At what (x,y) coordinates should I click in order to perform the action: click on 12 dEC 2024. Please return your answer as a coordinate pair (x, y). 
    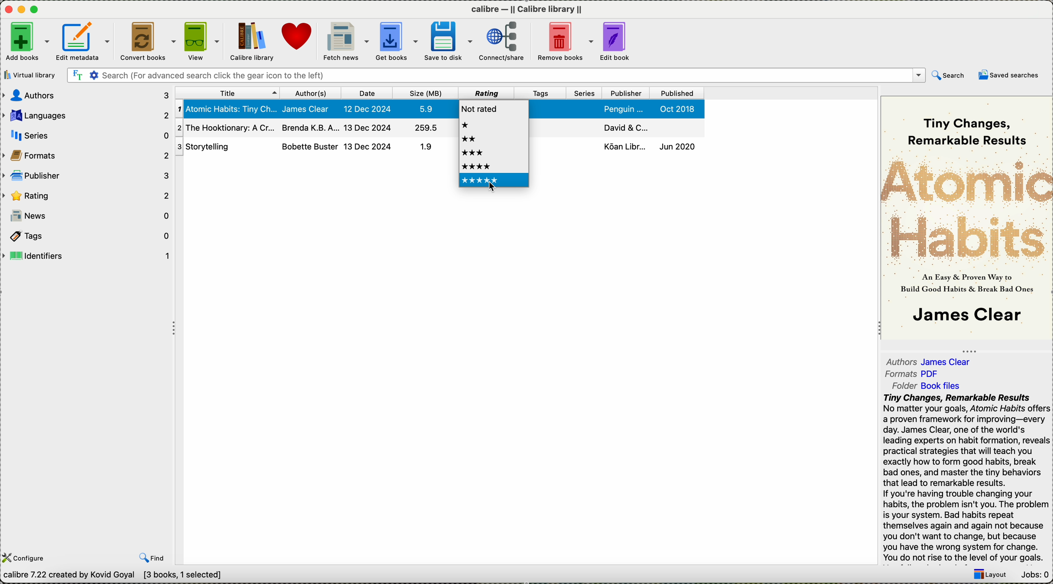
    Looking at the image, I should click on (369, 110).